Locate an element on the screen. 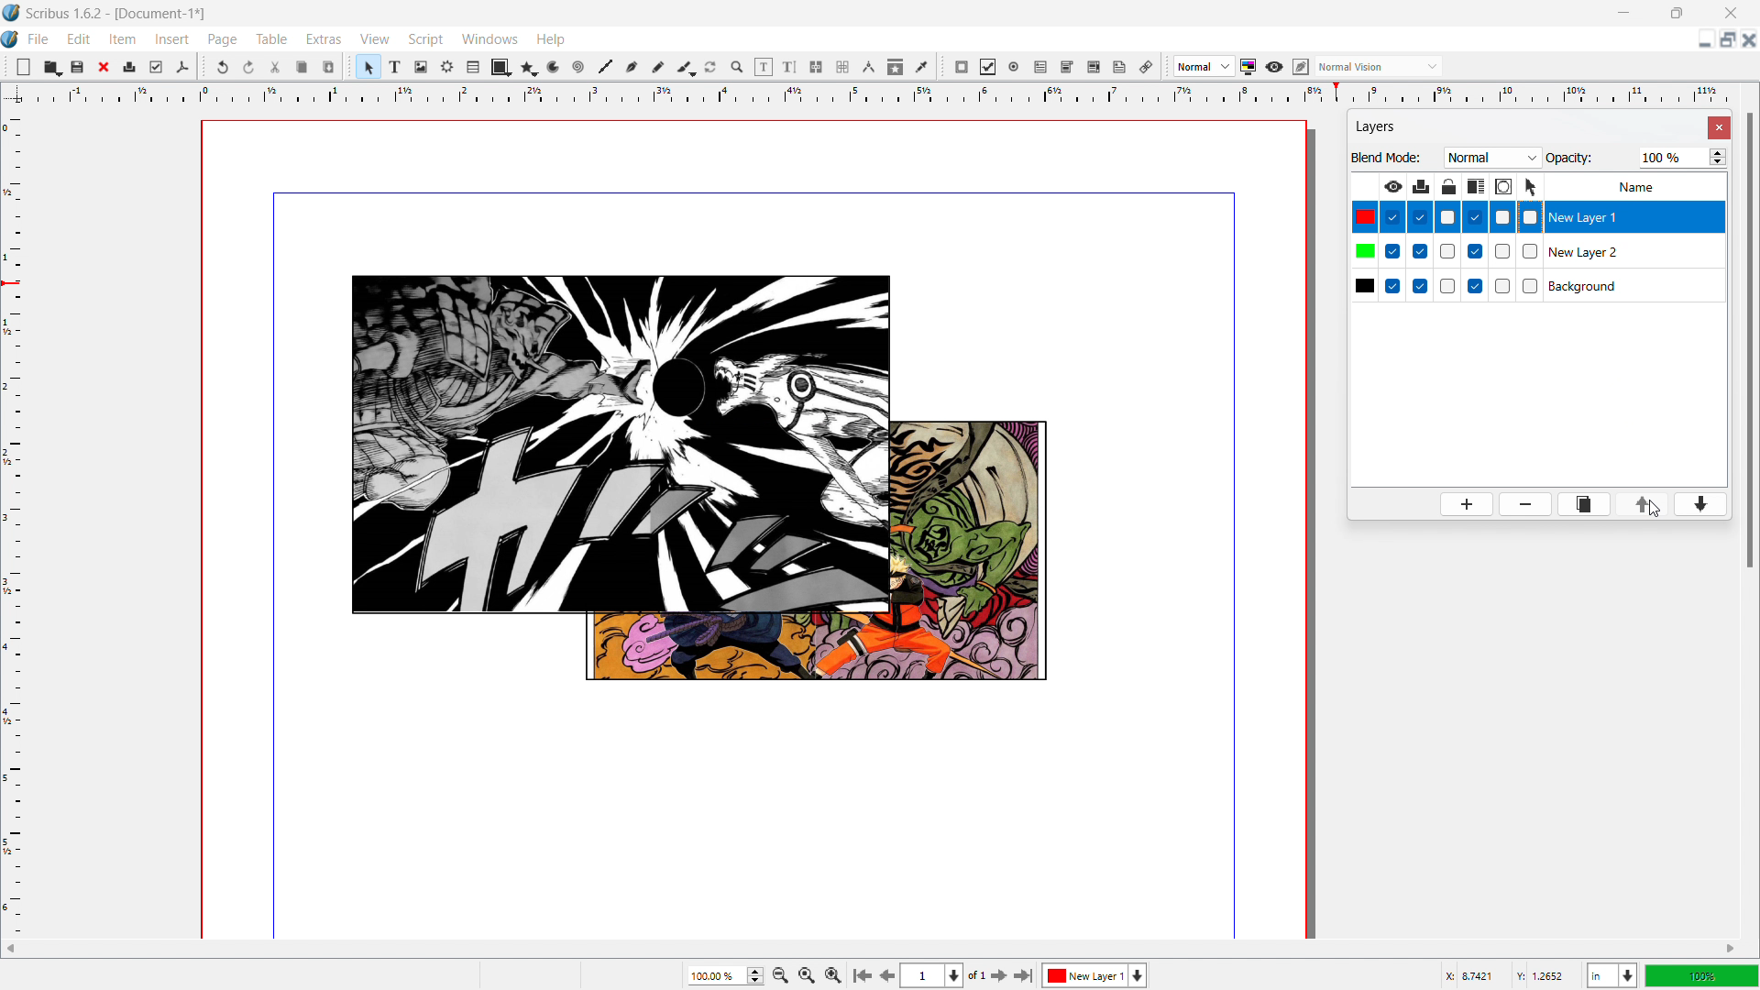 This screenshot has width=1760, height=990. pdf push button is located at coordinates (962, 67).